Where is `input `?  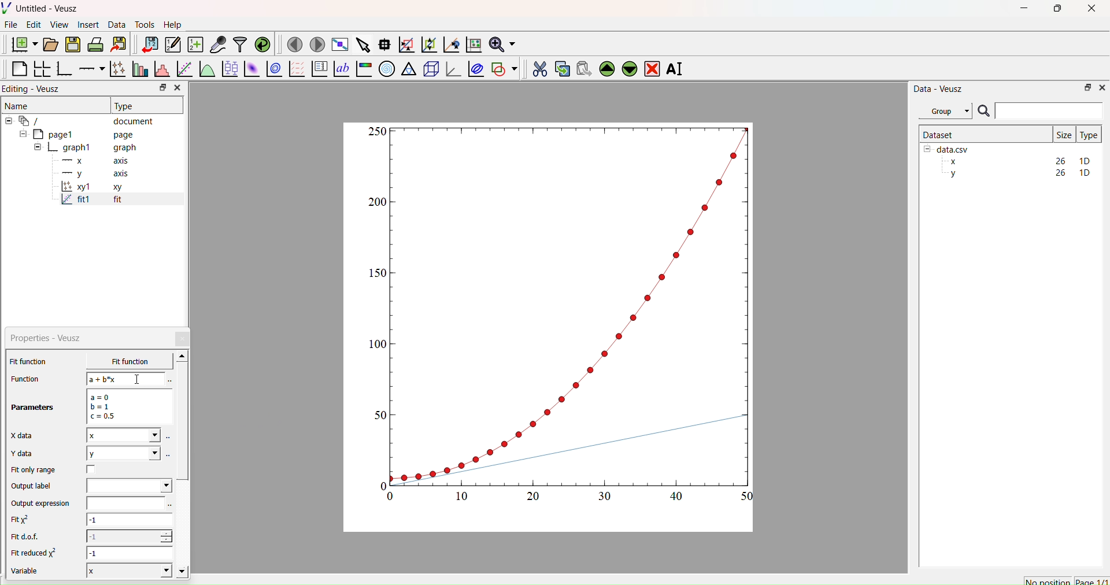
input  is located at coordinates (124, 503).